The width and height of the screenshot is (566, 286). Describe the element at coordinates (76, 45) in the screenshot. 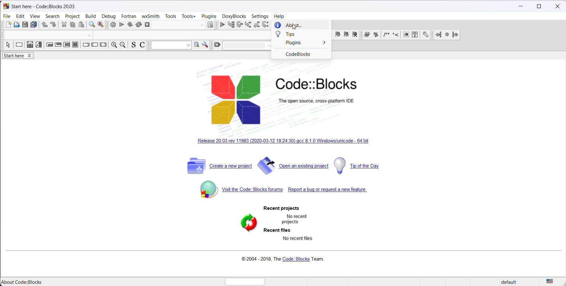

I see `block instruction` at that location.